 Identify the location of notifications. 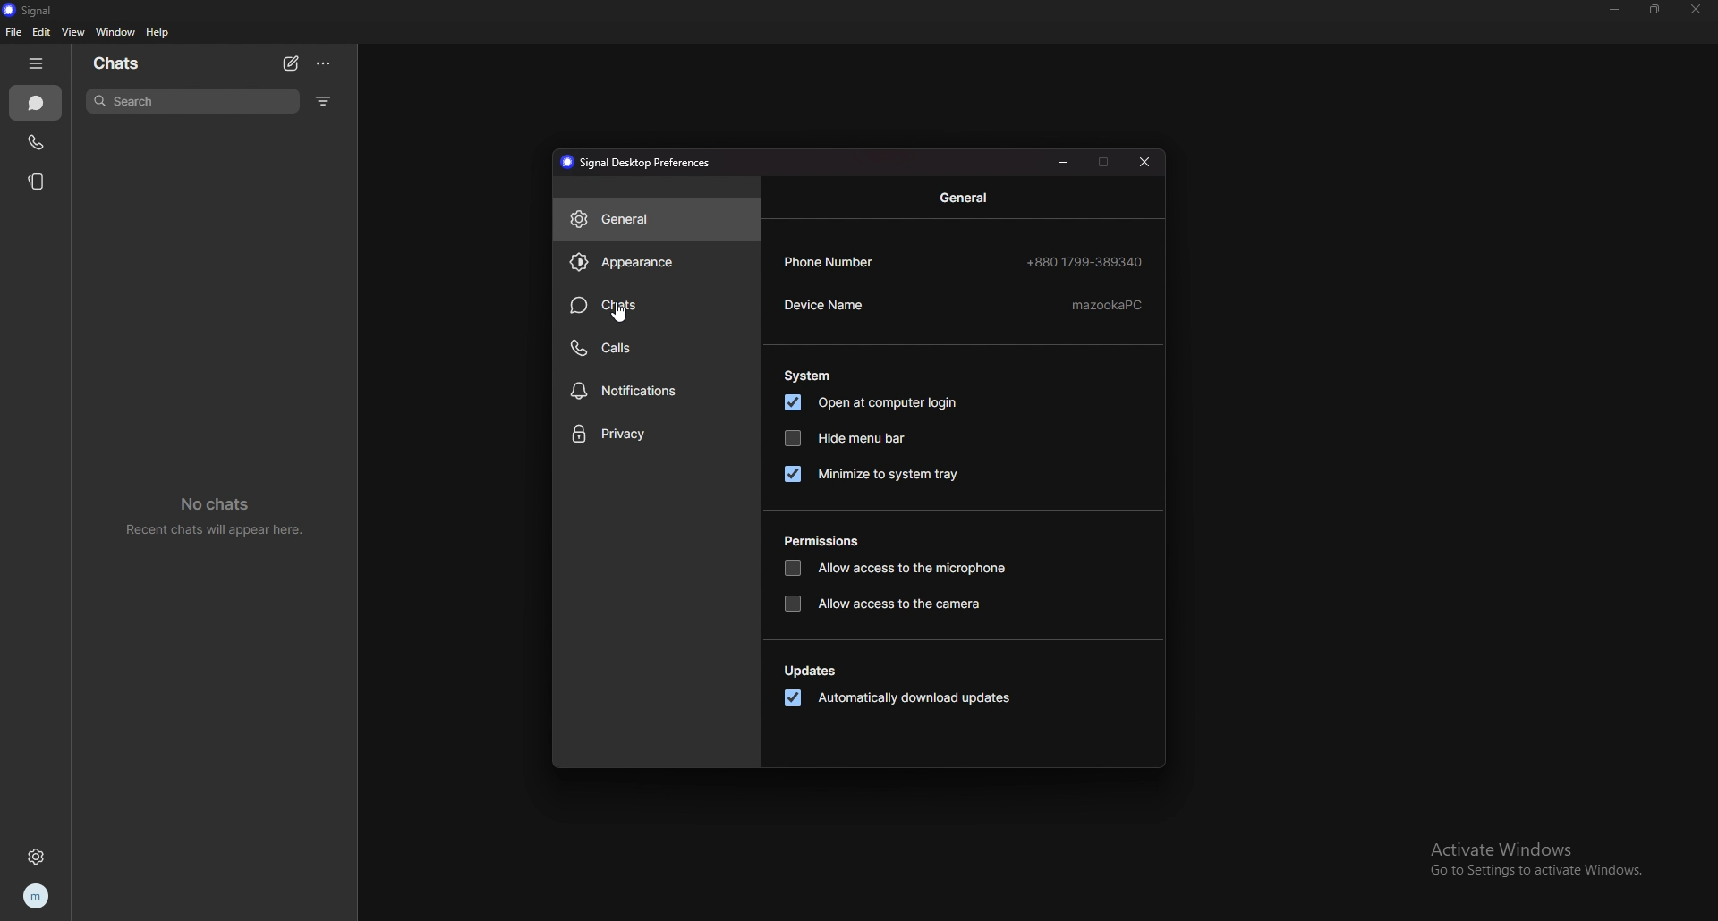
(657, 393).